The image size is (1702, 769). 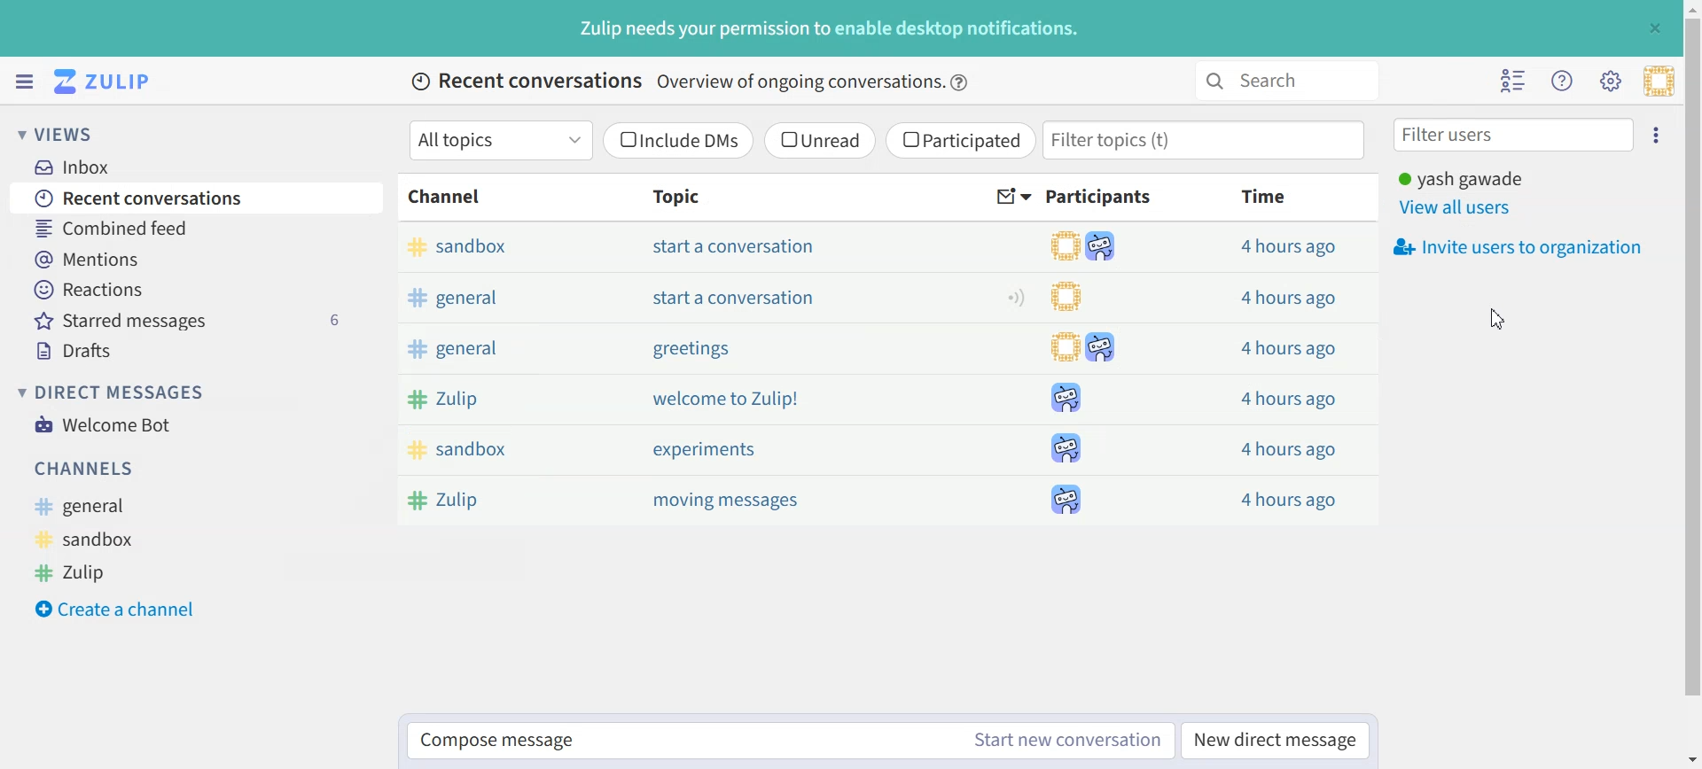 I want to click on Sort by unread message count, so click(x=1014, y=198).